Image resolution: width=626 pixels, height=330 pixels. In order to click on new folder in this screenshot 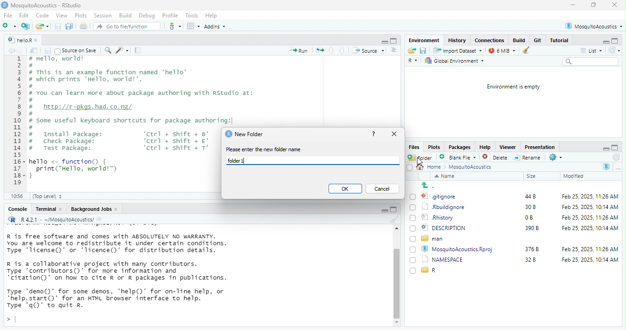, I will do `click(422, 157)`.